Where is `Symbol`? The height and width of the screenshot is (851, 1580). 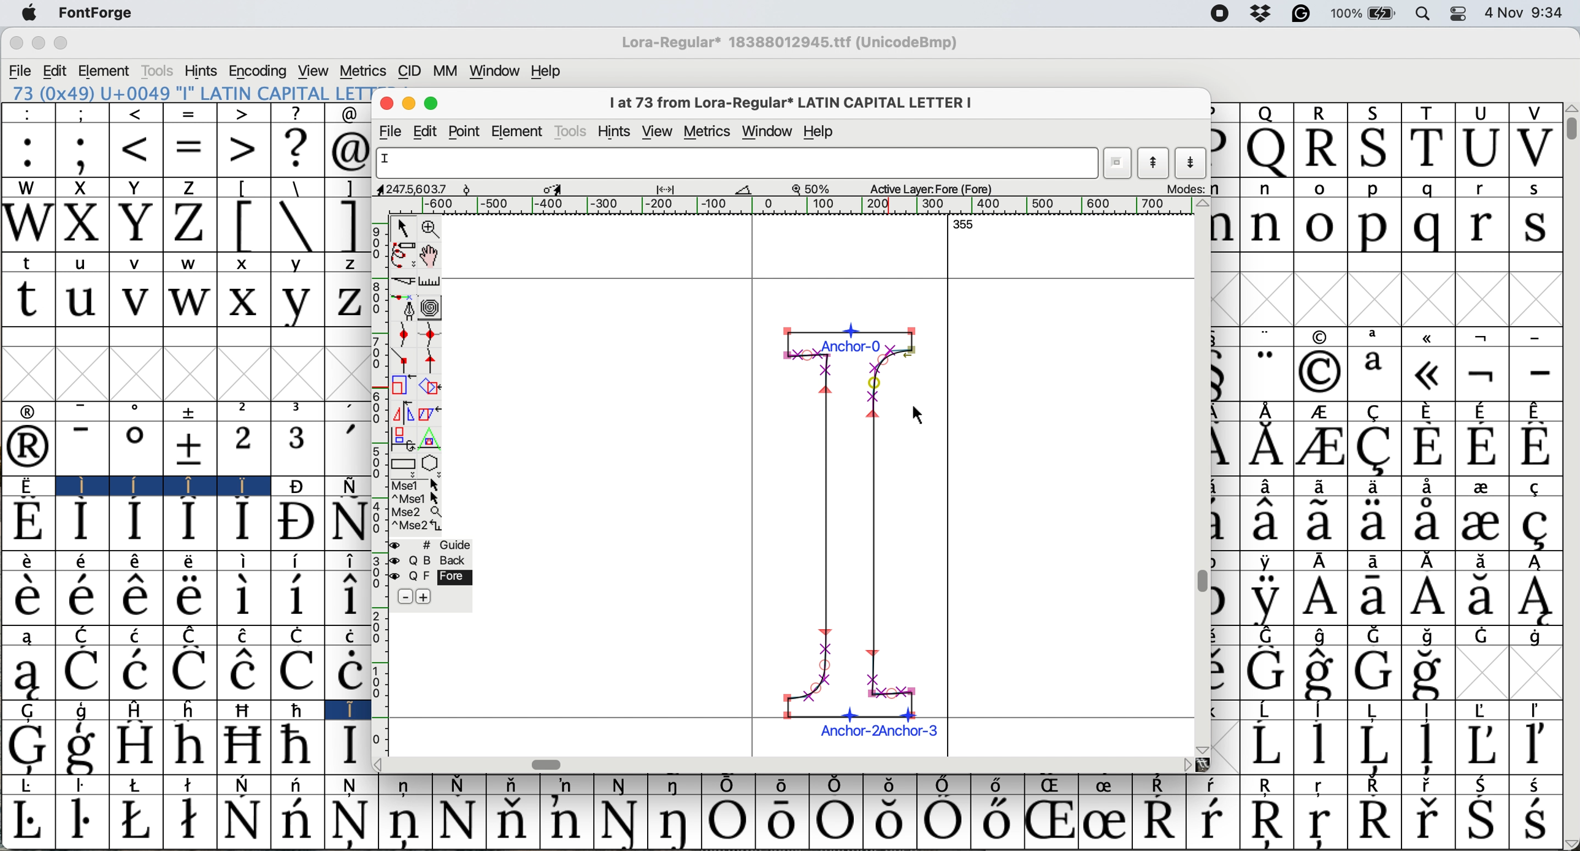 Symbol is located at coordinates (302, 635).